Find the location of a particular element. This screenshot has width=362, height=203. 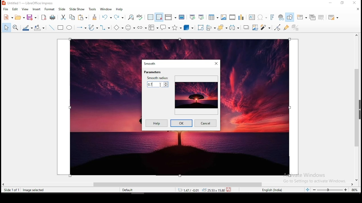

lines and arrows is located at coordinates (81, 27).